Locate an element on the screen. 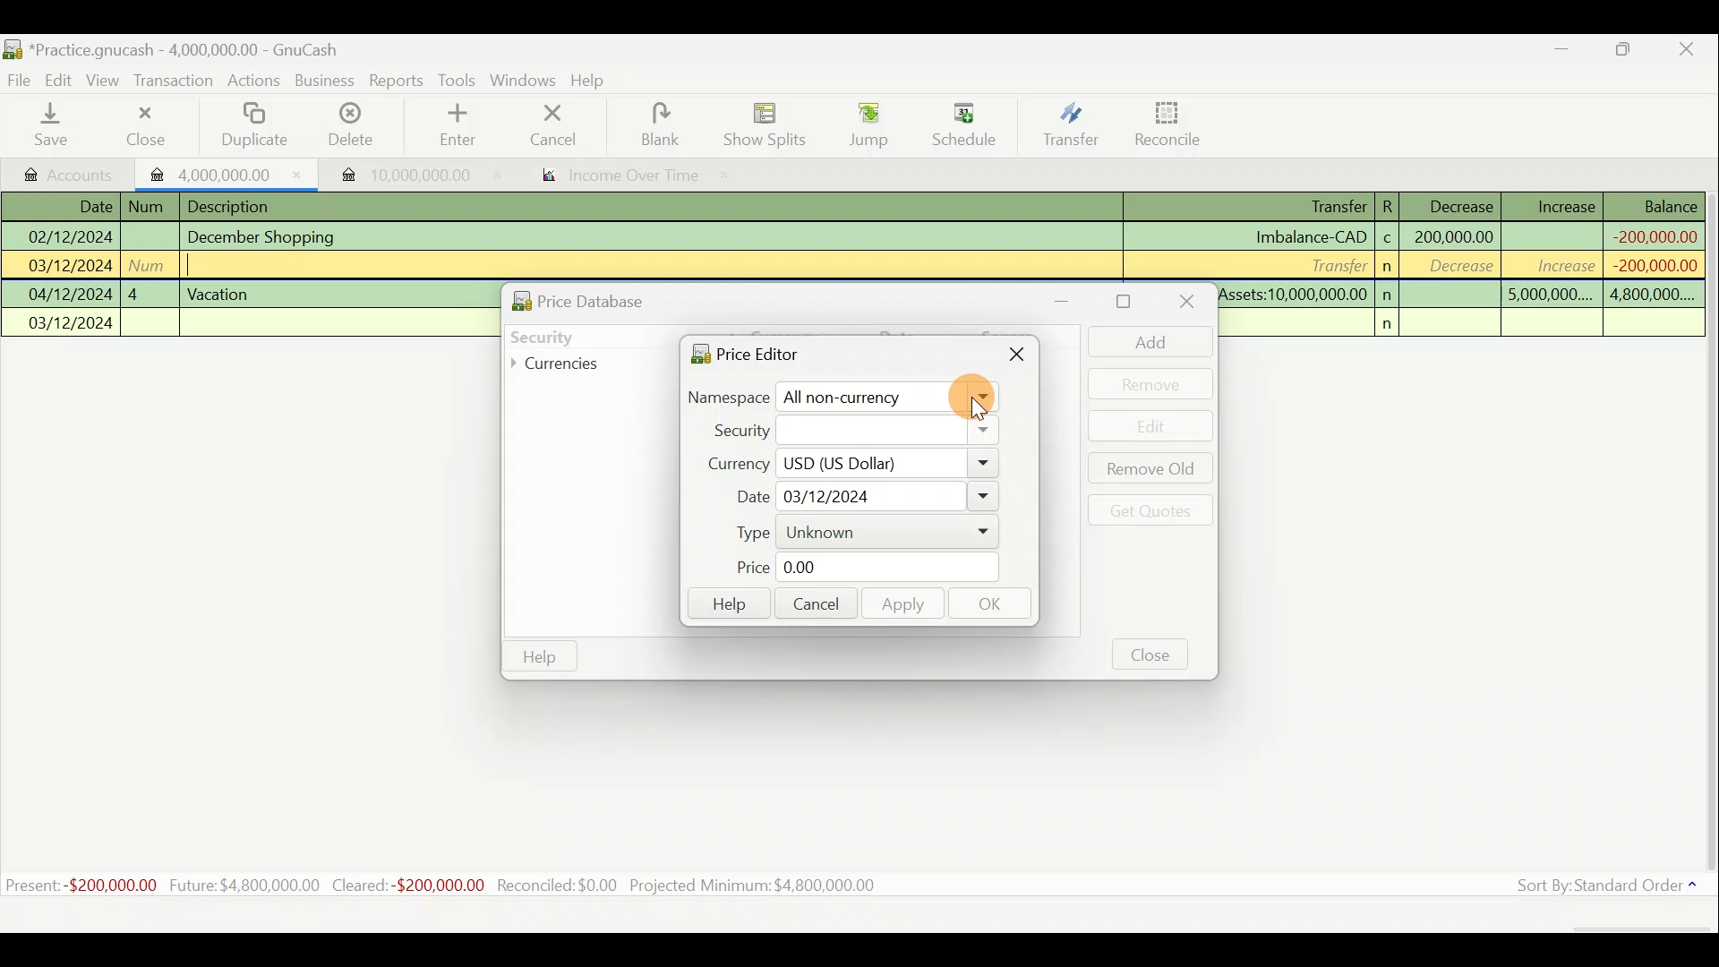  Imported transaction is located at coordinates (219, 172).